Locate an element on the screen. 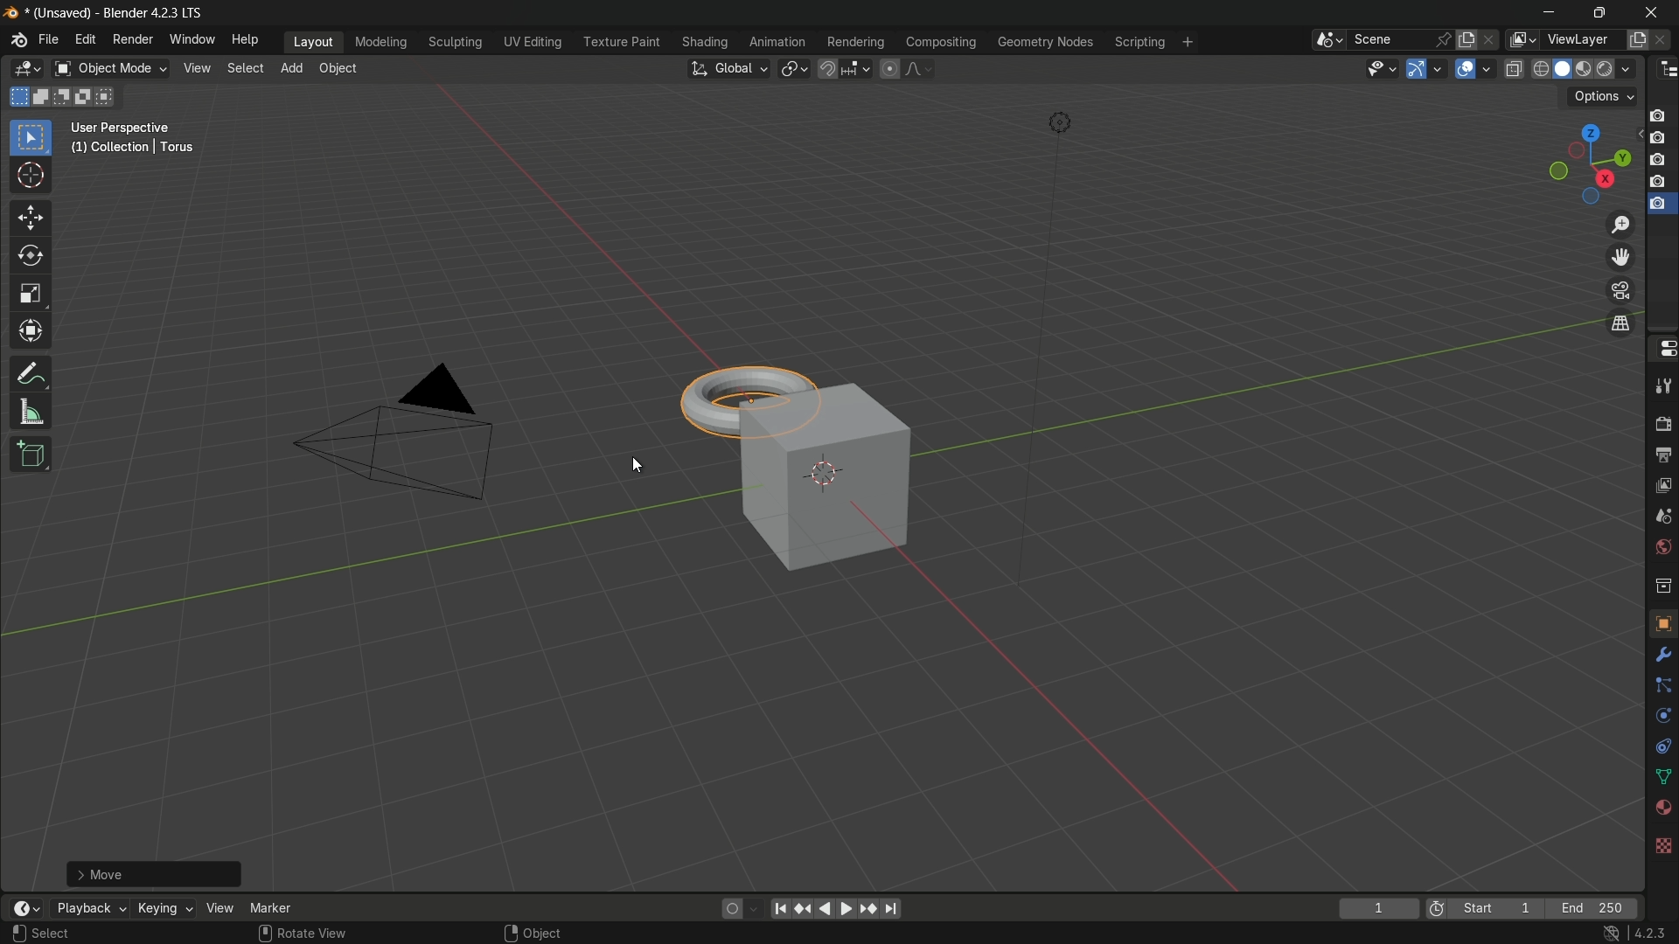 The height and width of the screenshot is (944, 1679). select is located at coordinates (54, 934).